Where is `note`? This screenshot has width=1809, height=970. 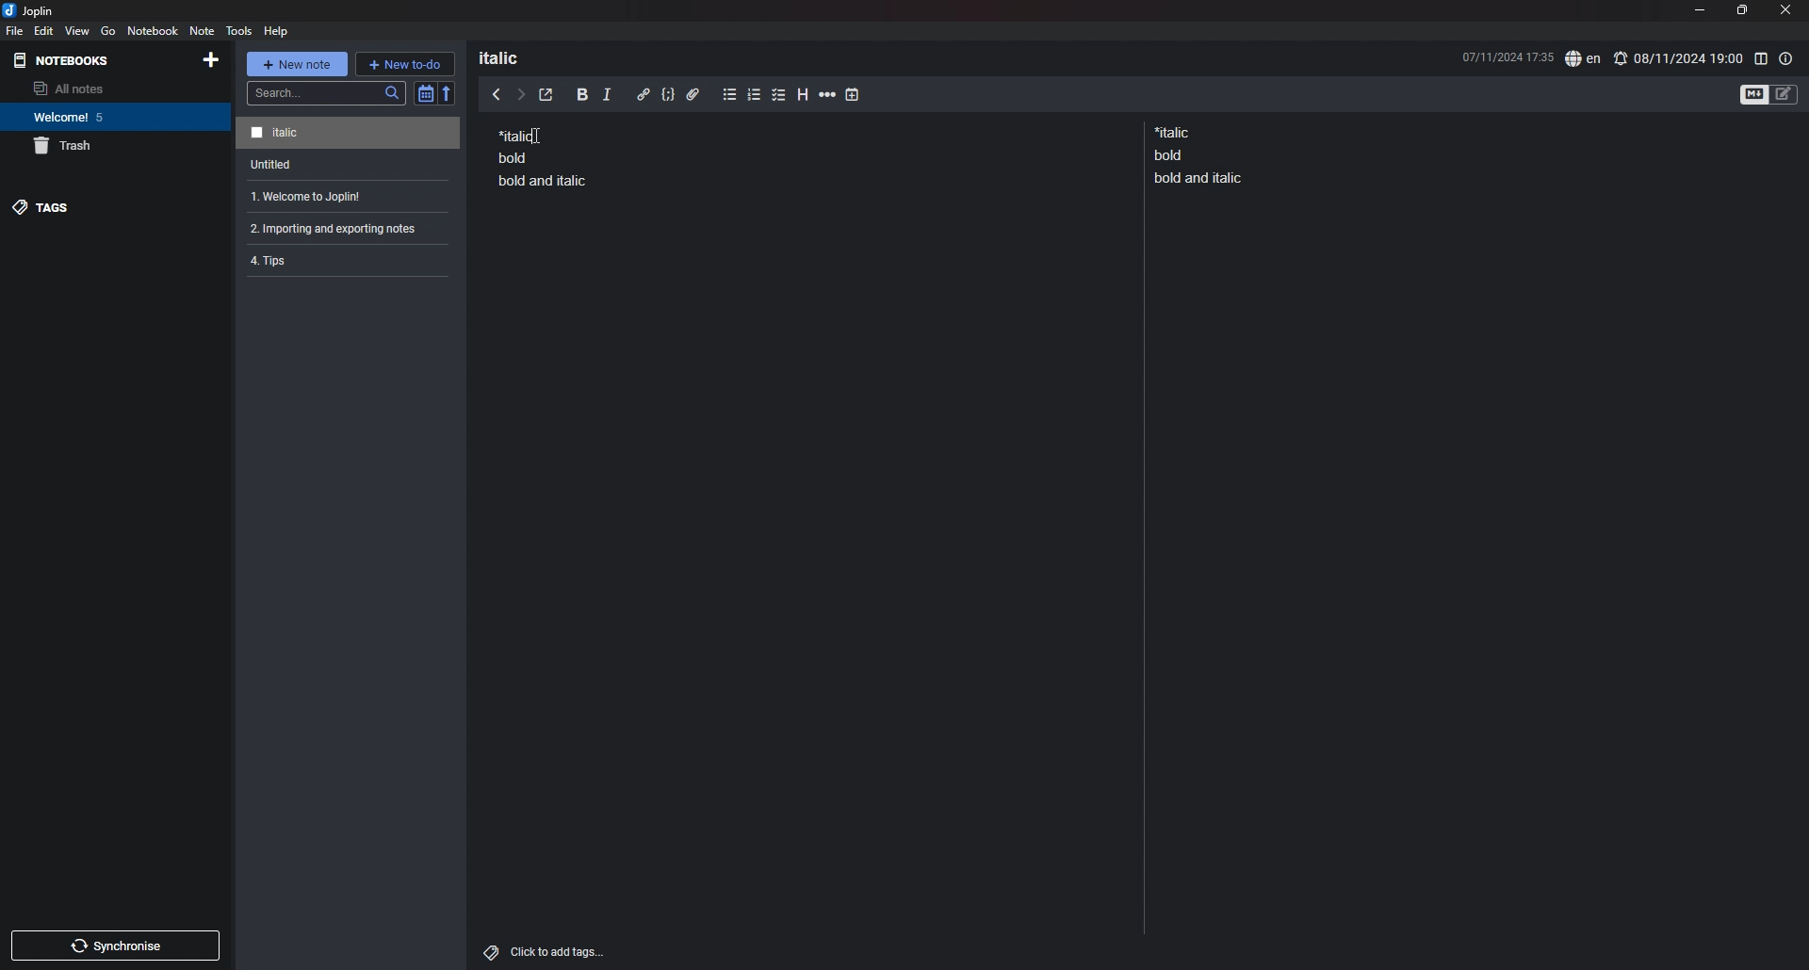 note is located at coordinates (1202, 154).